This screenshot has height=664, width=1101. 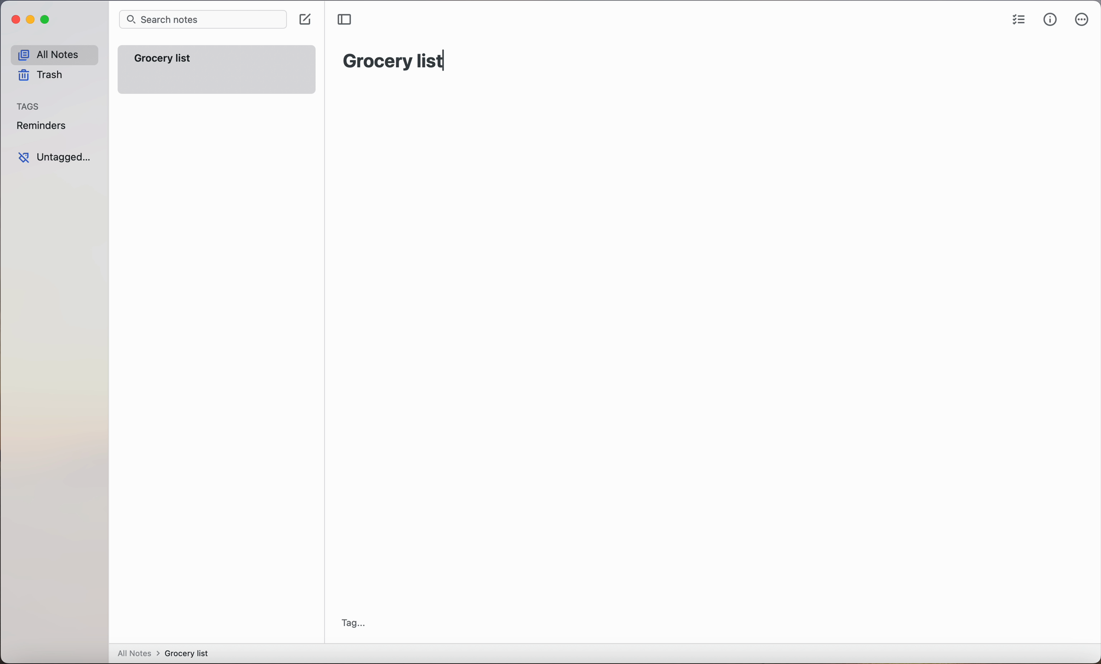 I want to click on metrics, so click(x=1050, y=20).